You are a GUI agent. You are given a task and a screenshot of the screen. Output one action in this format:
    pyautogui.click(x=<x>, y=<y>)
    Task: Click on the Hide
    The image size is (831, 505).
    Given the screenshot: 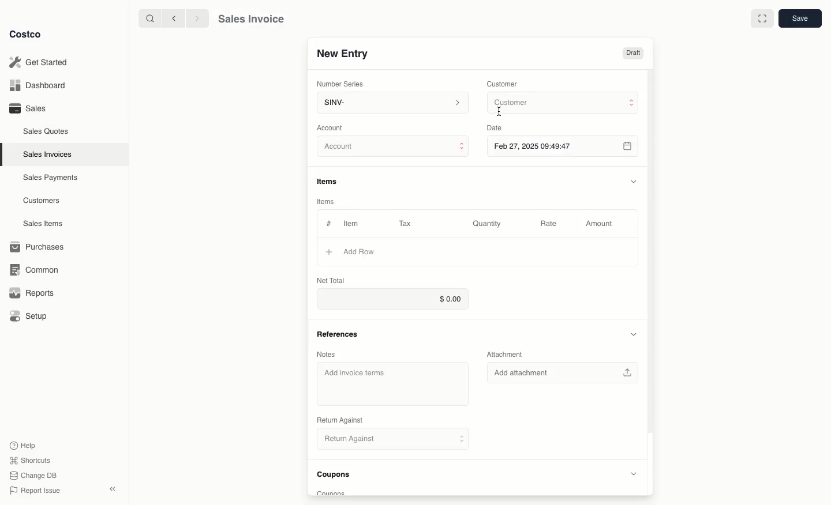 What is the action you would take?
    pyautogui.click(x=632, y=334)
    